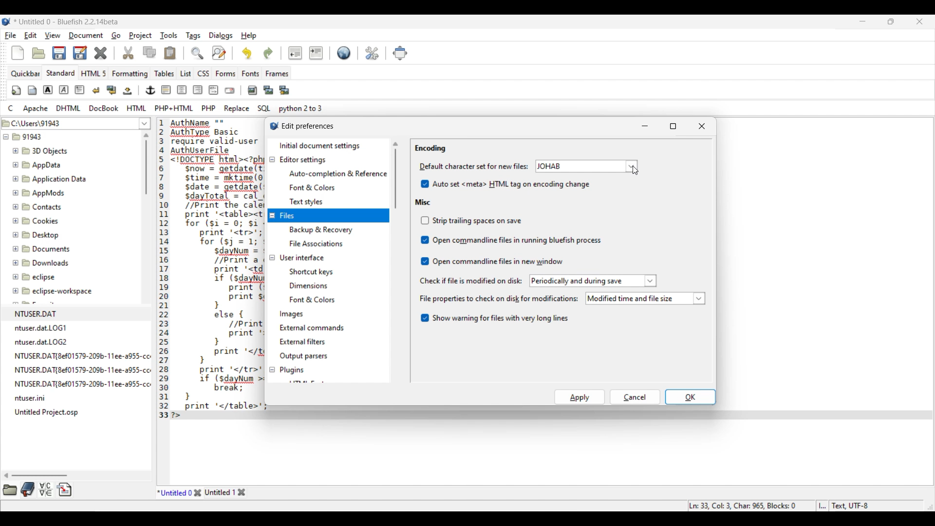 This screenshot has width=935, height=526. What do you see at coordinates (164, 74) in the screenshot?
I see `Tables menu` at bounding box center [164, 74].